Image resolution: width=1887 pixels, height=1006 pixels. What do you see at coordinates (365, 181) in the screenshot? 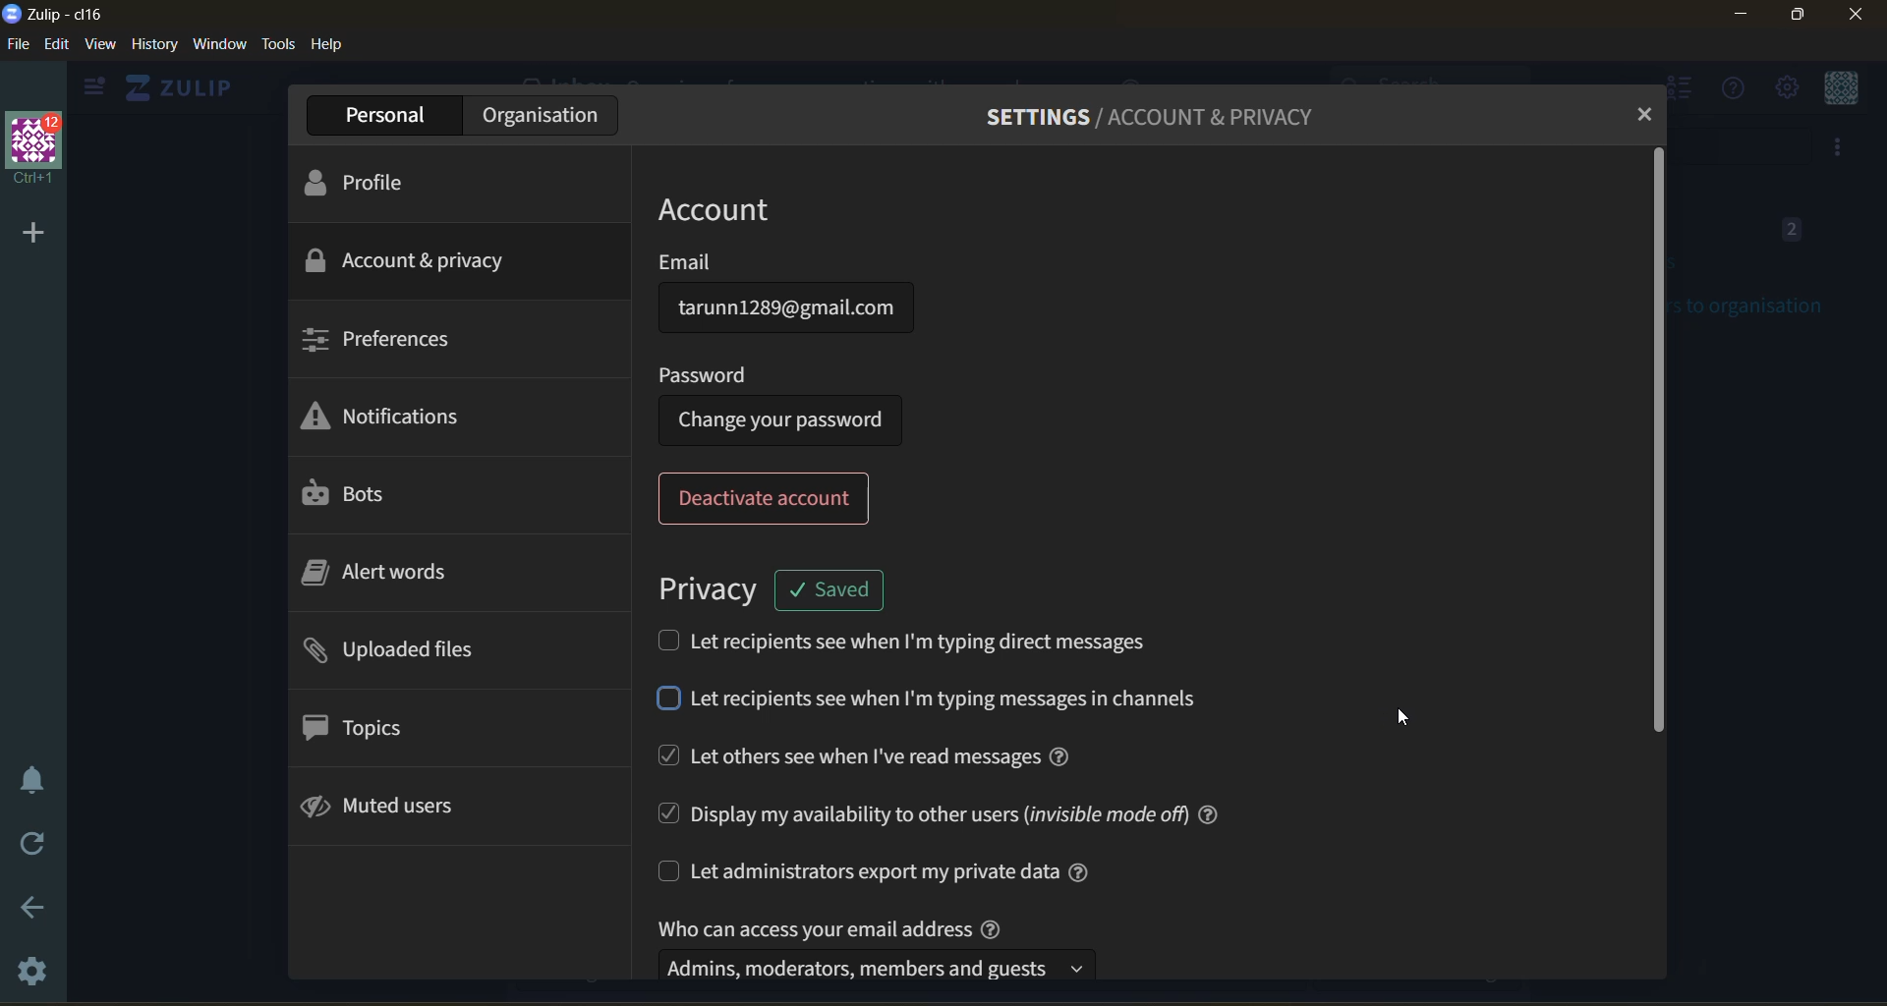
I see `profile` at bounding box center [365, 181].